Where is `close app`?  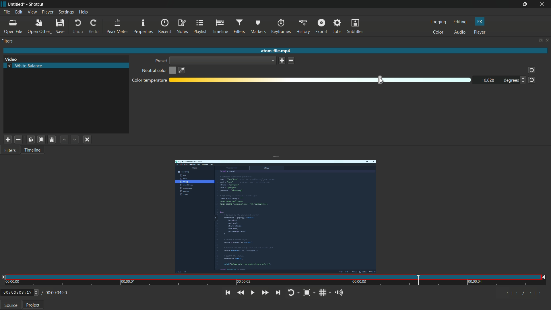 close app is located at coordinates (543, 4).